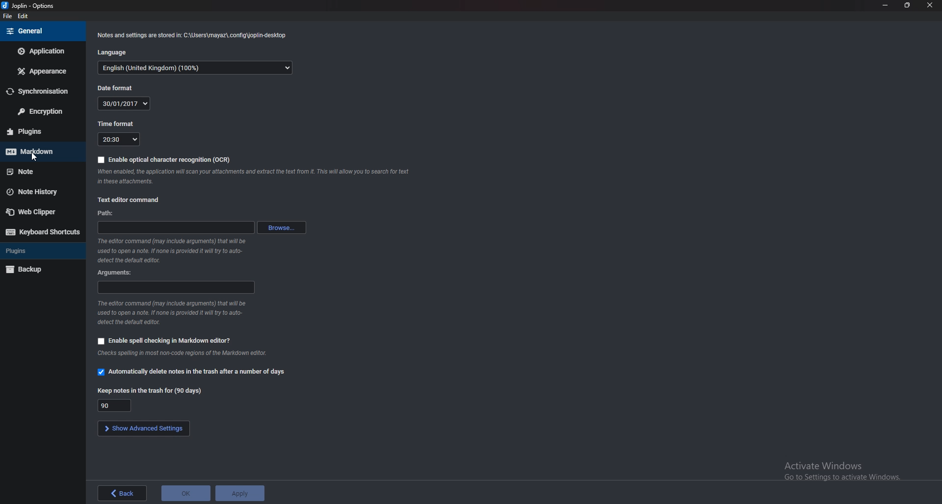  I want to click on Encryption, so click(44, 112).